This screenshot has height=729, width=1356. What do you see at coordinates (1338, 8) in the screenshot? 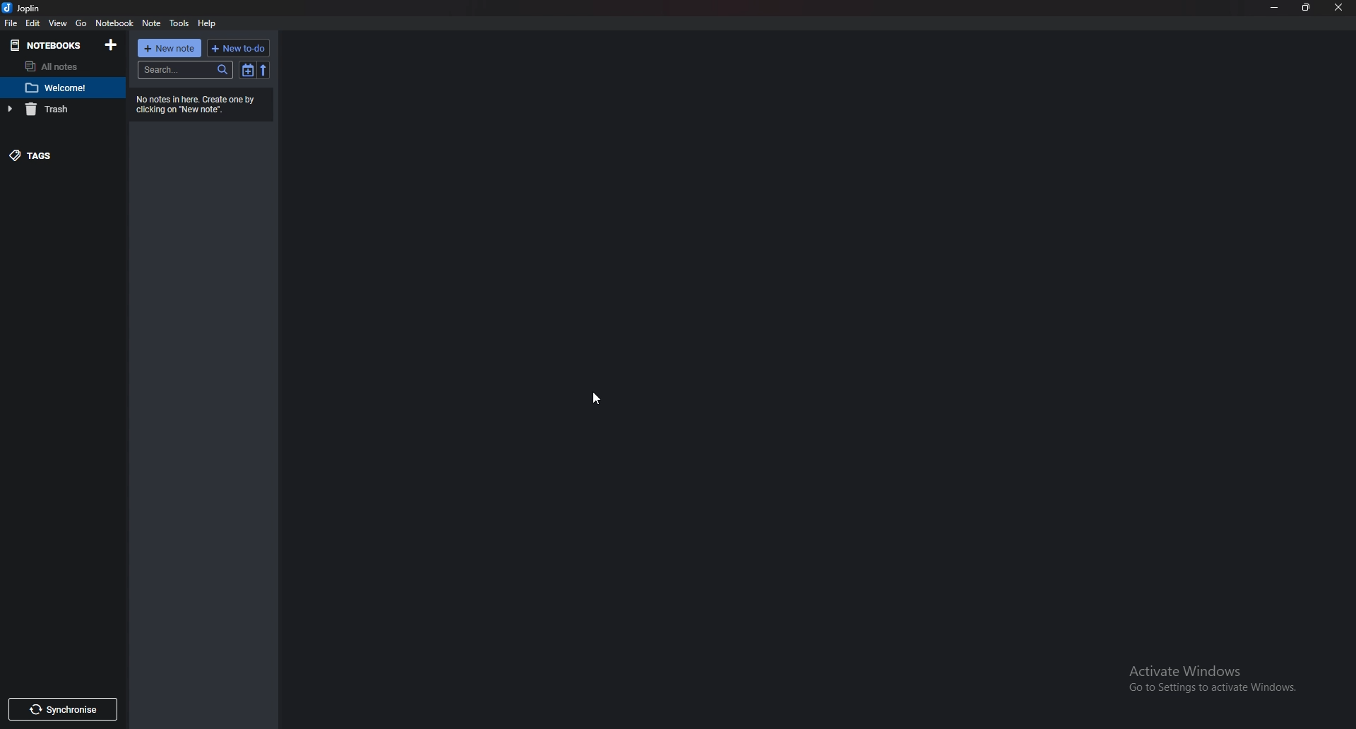
I see `close` at bounding box center [1338, 8].